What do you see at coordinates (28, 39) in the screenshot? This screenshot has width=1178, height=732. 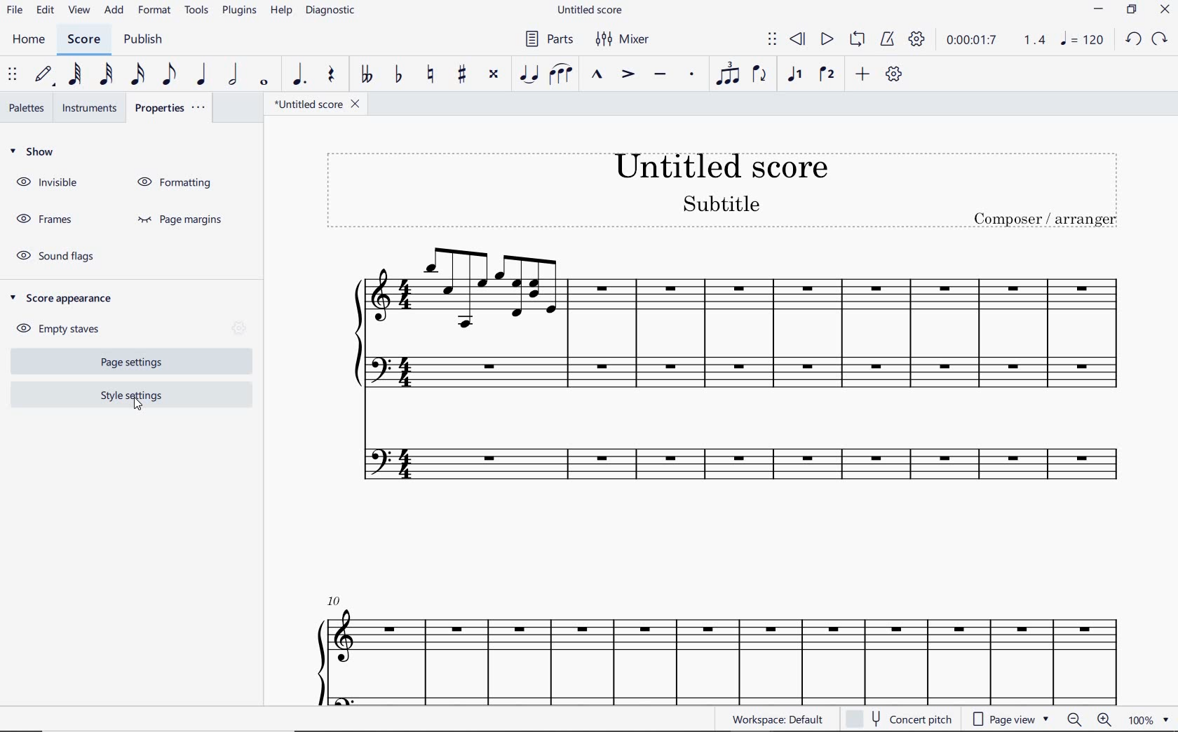 I see `HOME` at bounding box center [28, 39].